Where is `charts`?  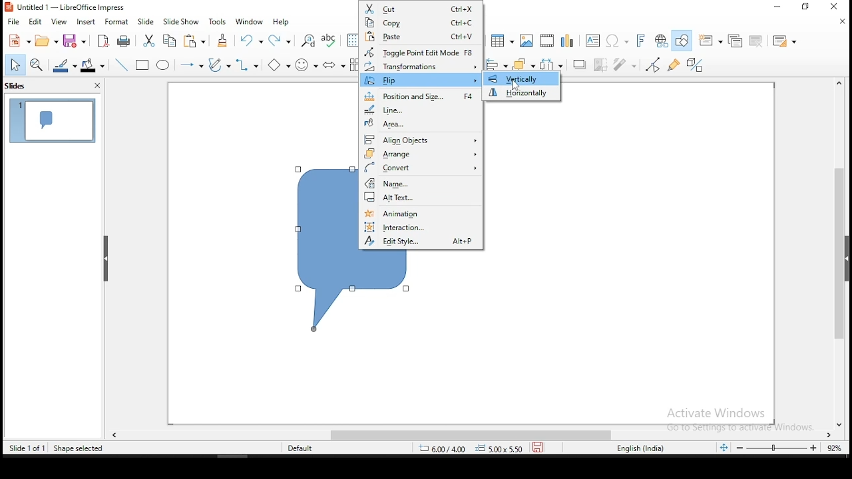
charts is located at coordinates (568, 40).